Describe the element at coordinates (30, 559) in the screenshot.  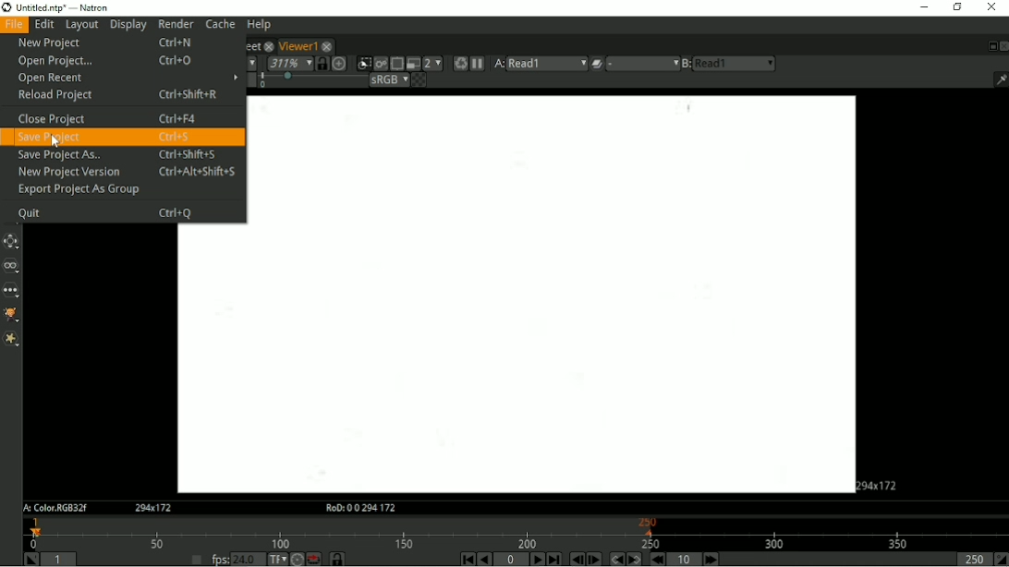
I see `Set playback in point` at that location.